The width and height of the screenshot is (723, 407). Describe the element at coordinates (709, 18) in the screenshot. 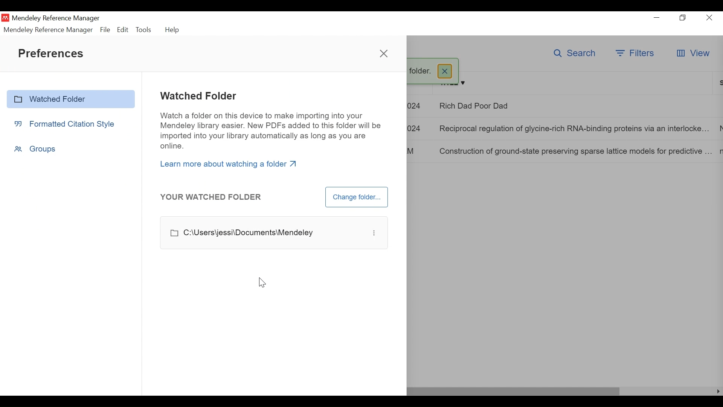

I see `Close` at that location.